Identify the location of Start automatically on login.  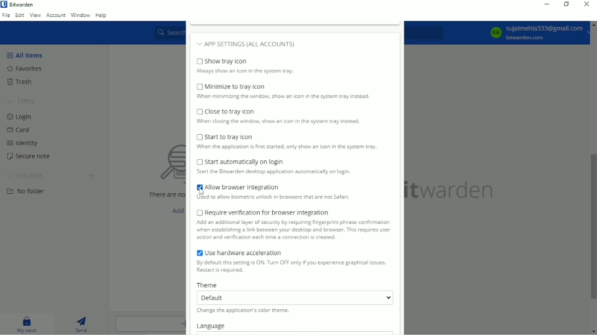
(241, 162).